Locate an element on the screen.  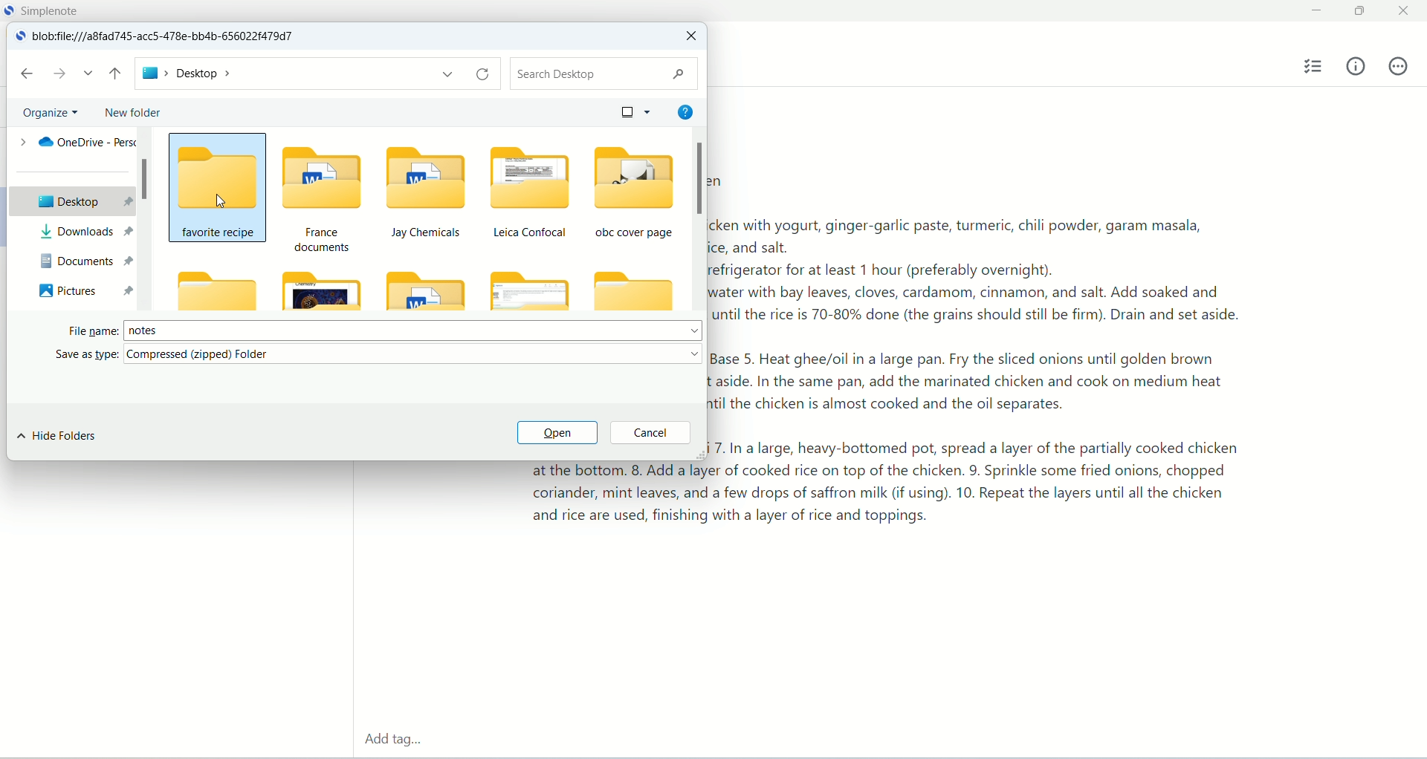
pictures is located at coordinates (84, 290).